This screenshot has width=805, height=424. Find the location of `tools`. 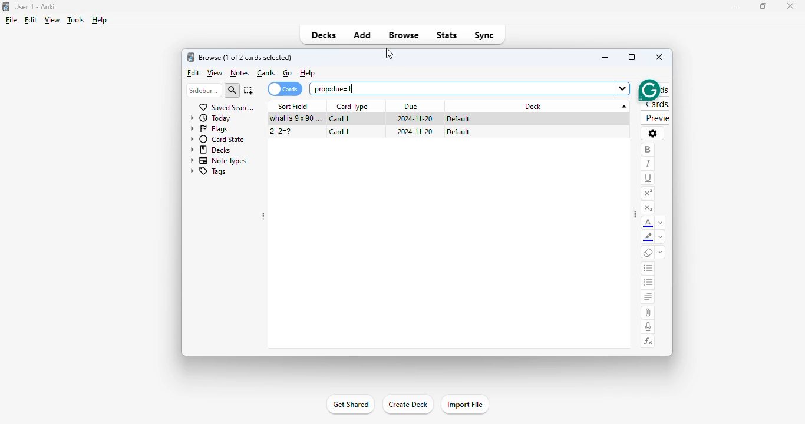

tools is located at coordinates (75, 19).